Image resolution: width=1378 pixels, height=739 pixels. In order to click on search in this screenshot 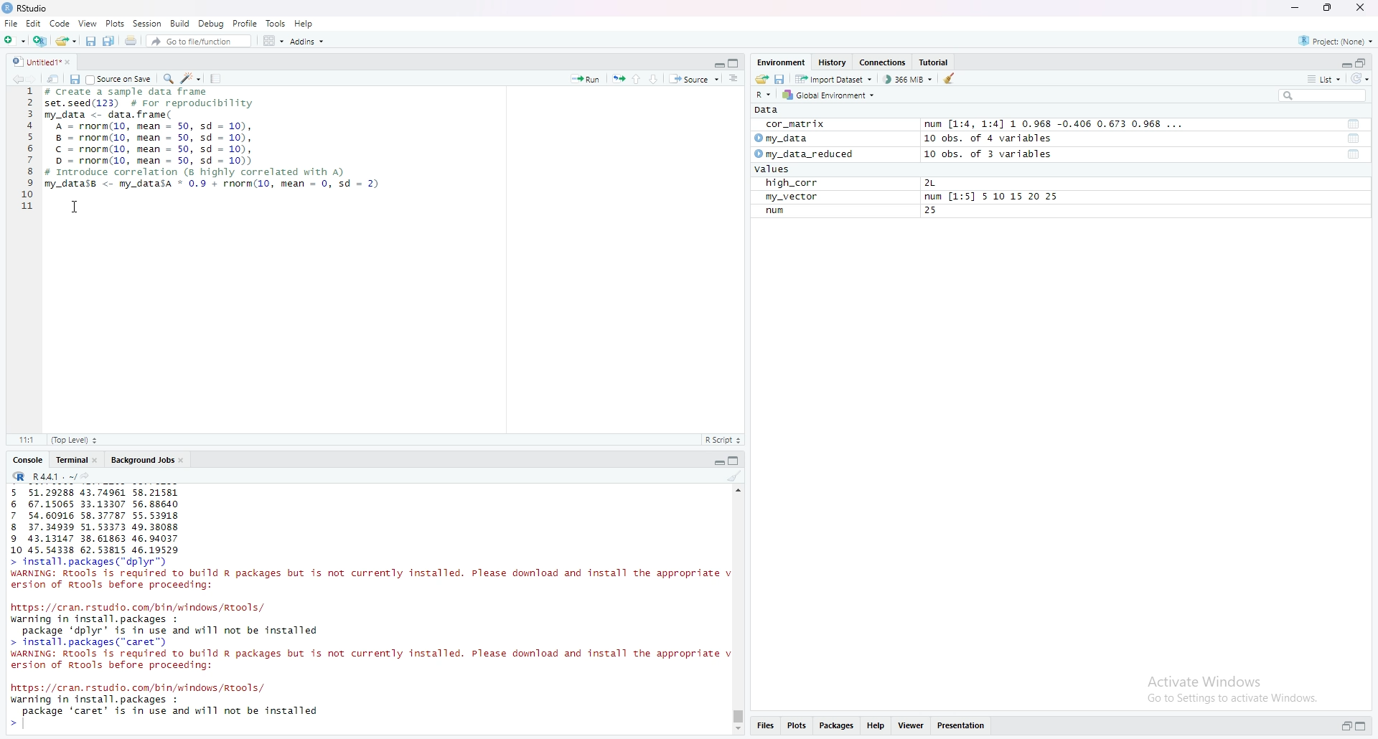, I will do `click(169, 79)`.